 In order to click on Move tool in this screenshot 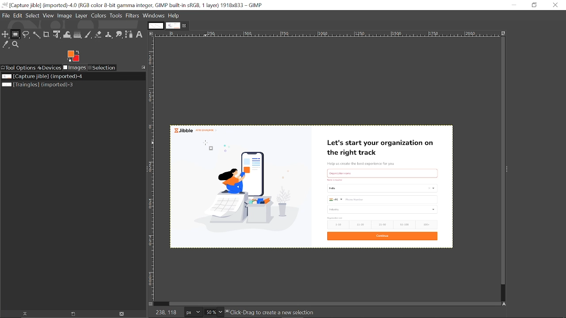, I will do `click(6, 34)`.